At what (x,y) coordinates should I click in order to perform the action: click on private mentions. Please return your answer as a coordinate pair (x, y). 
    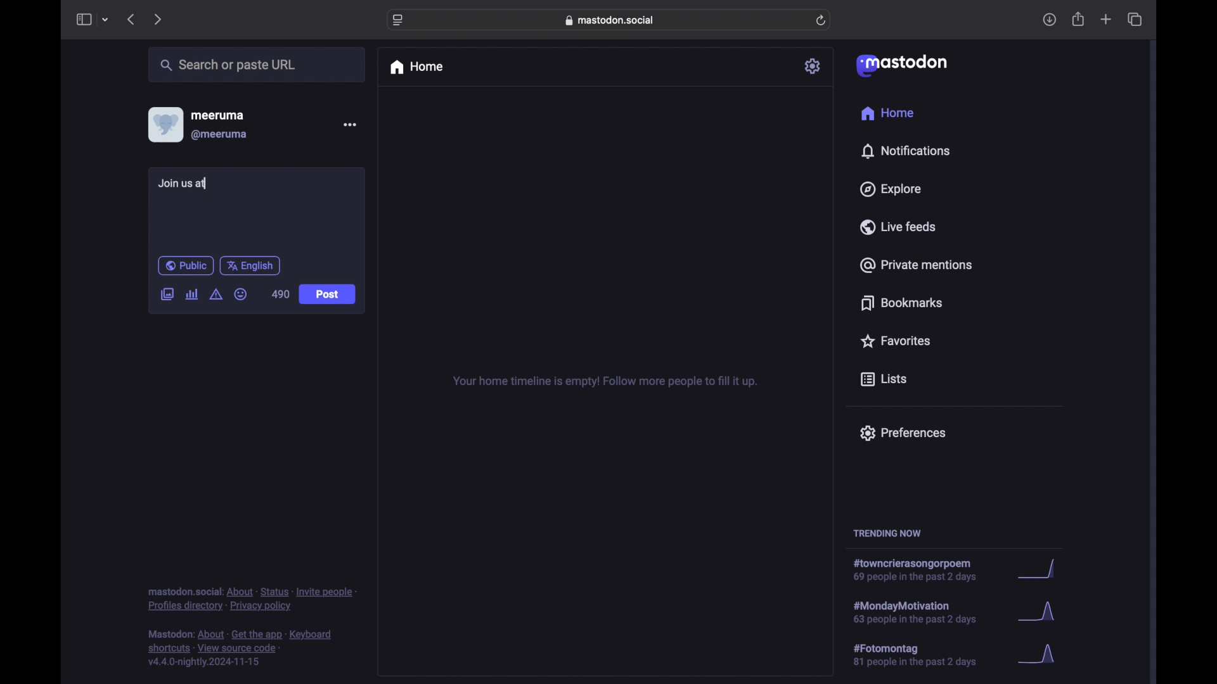
    Looking at the image, I should click on (917, 265).